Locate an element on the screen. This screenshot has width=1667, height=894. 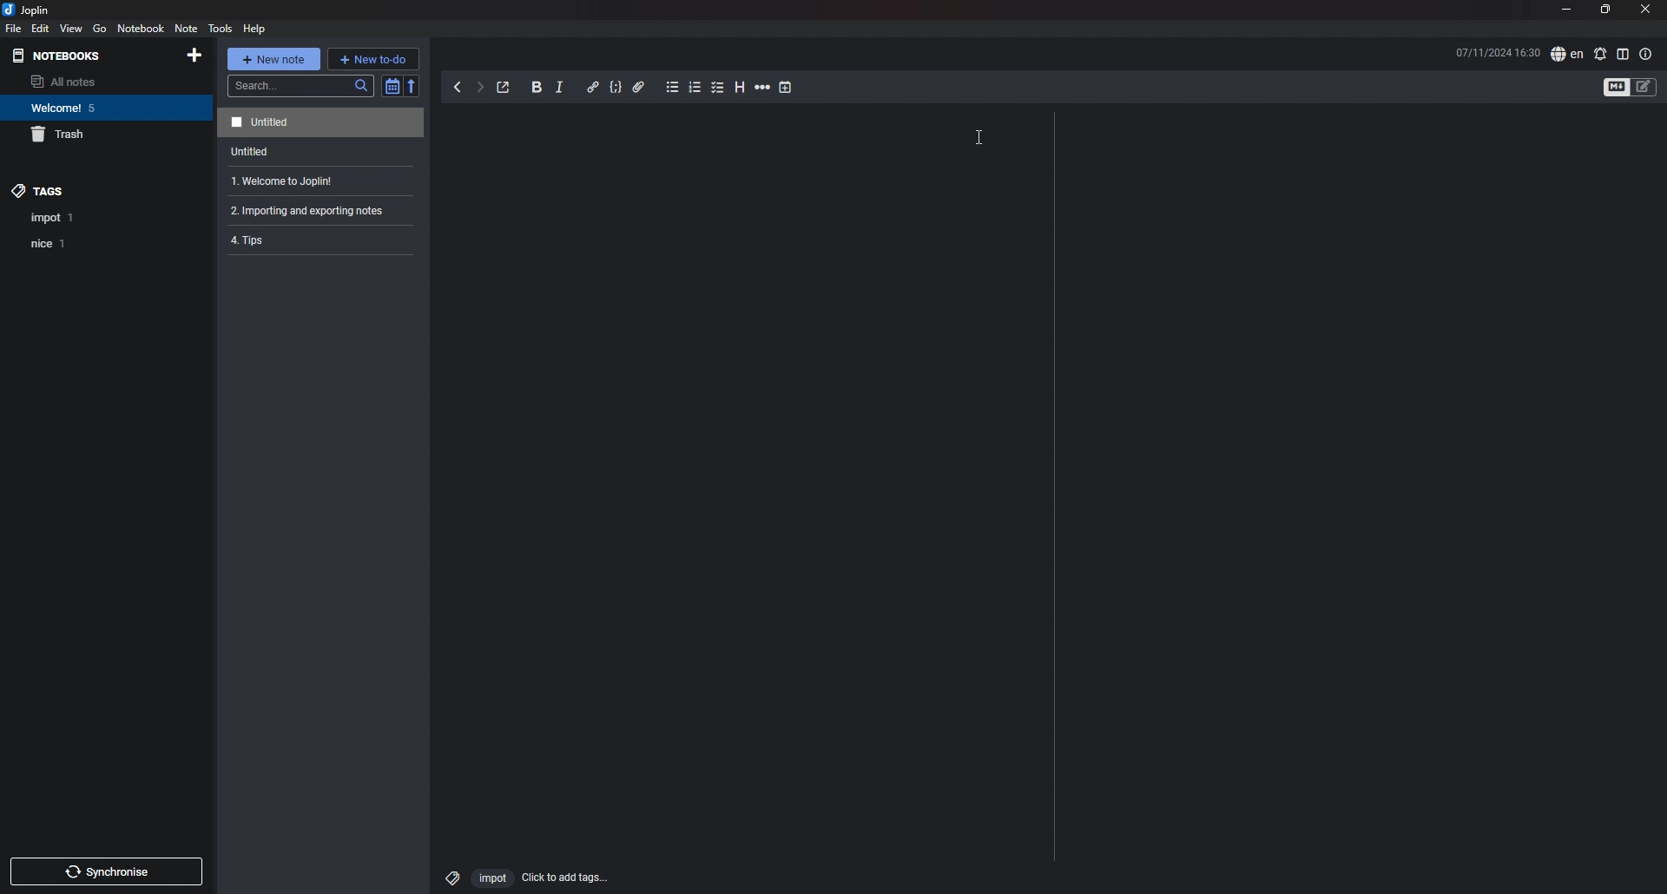
hyperlink is located at coordinates (592, 86).